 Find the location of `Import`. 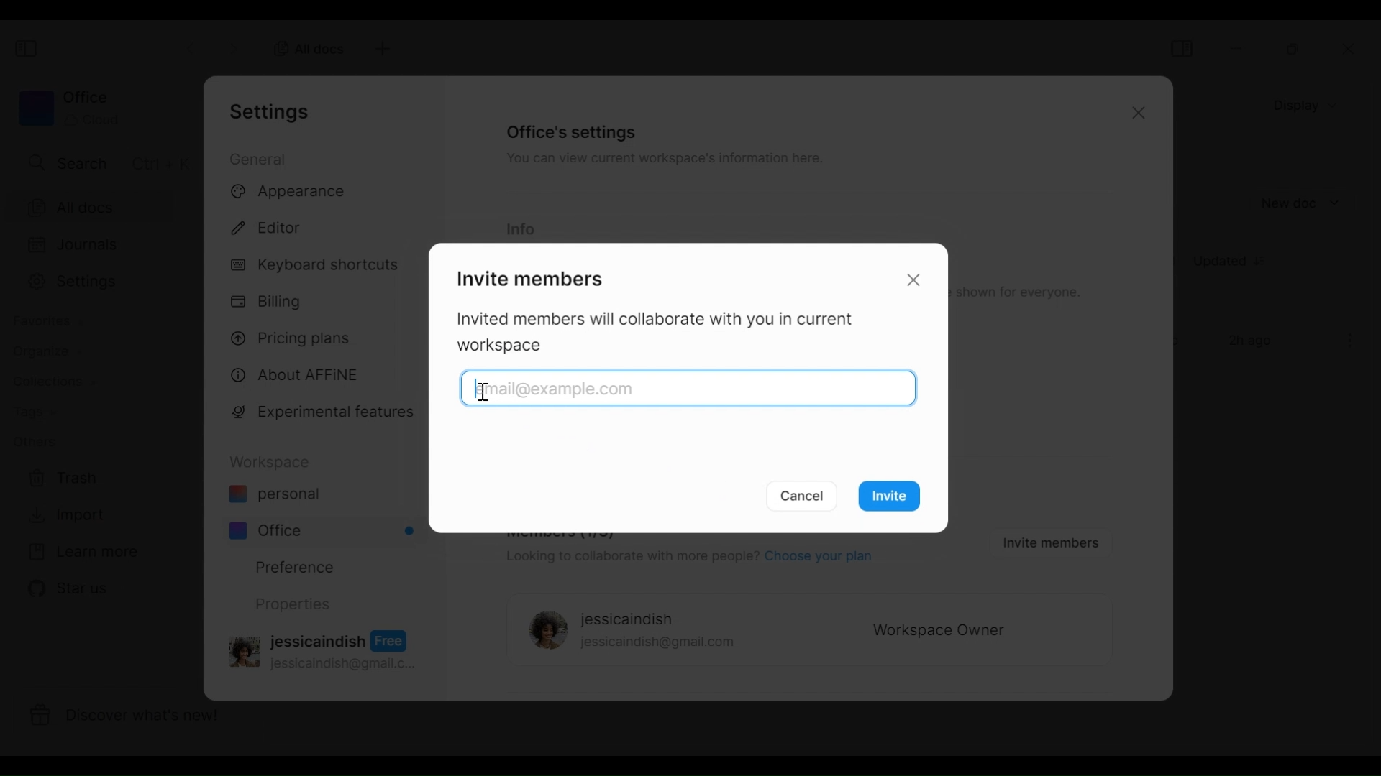

Import is located at coordinates (64, 515).